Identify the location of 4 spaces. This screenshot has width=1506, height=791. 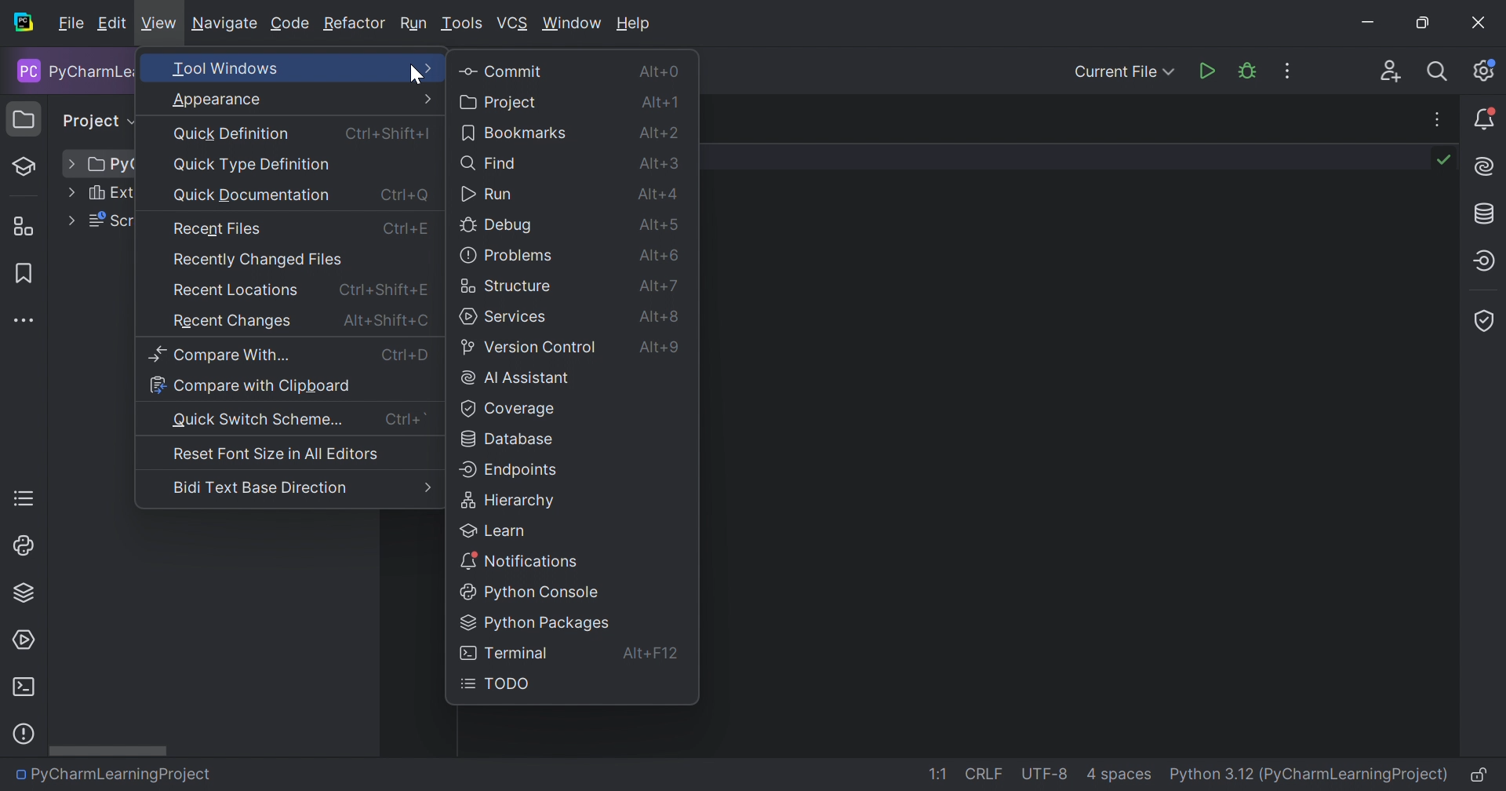
(1119, 775).